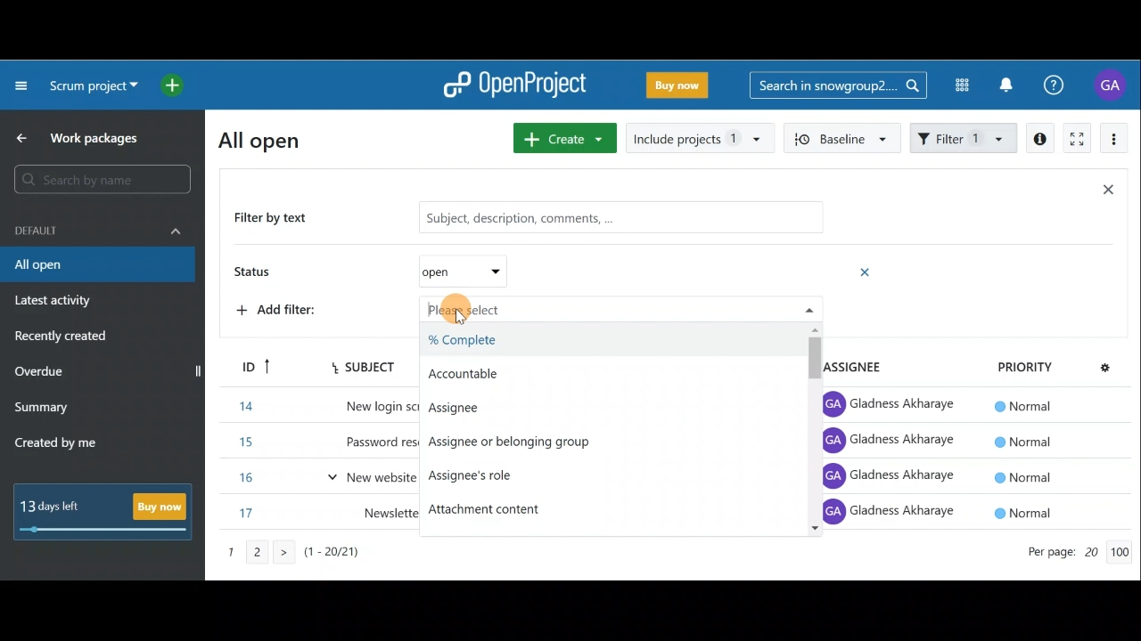 The image size is (1141, 641). I want to click on Help, so click(1063, 85).